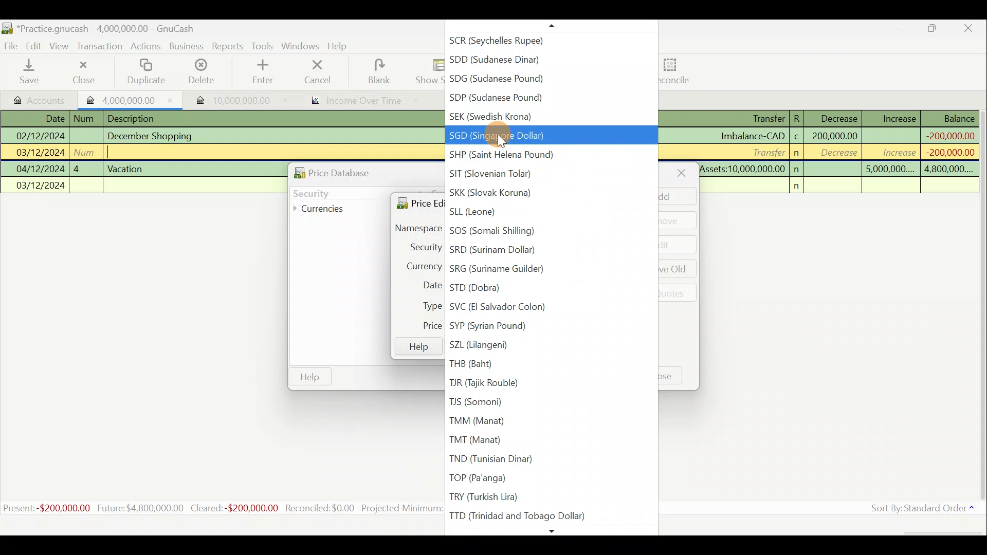 This screenshot has height=555, width=987. Describe the element at coordinates (893, 152) in the screenshot. I see `increase` at that location.